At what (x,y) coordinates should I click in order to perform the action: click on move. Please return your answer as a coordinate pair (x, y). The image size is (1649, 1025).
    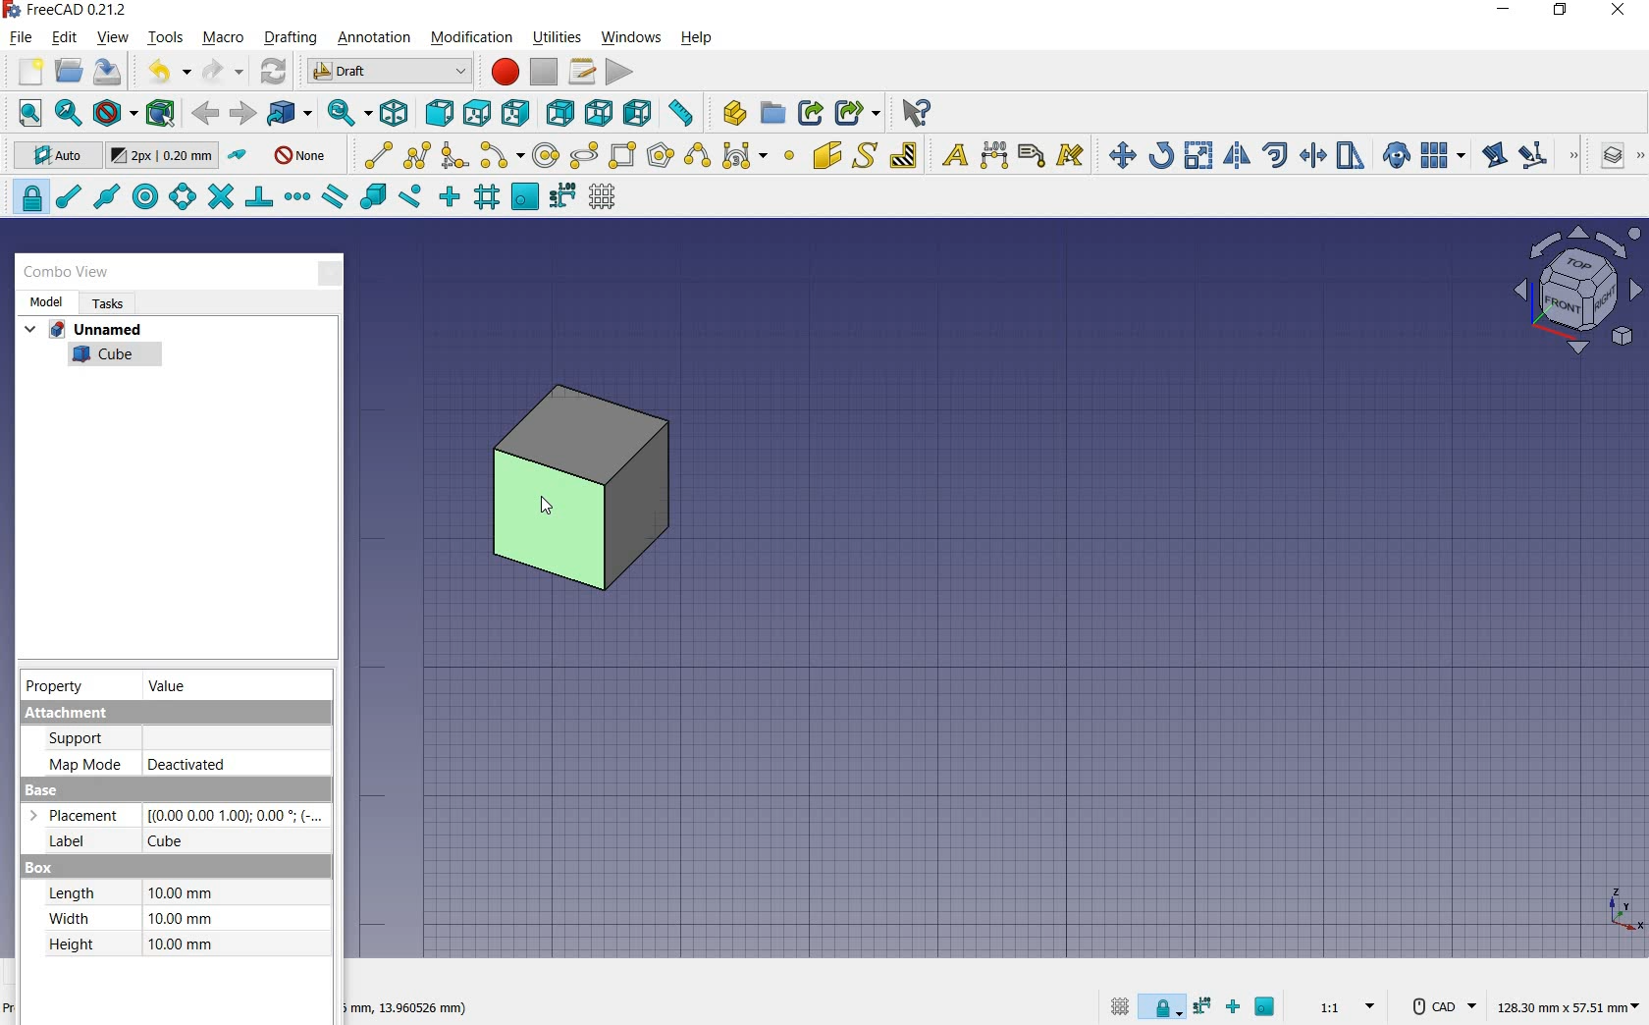
    Looking at the image, I should click on (1118, 154).